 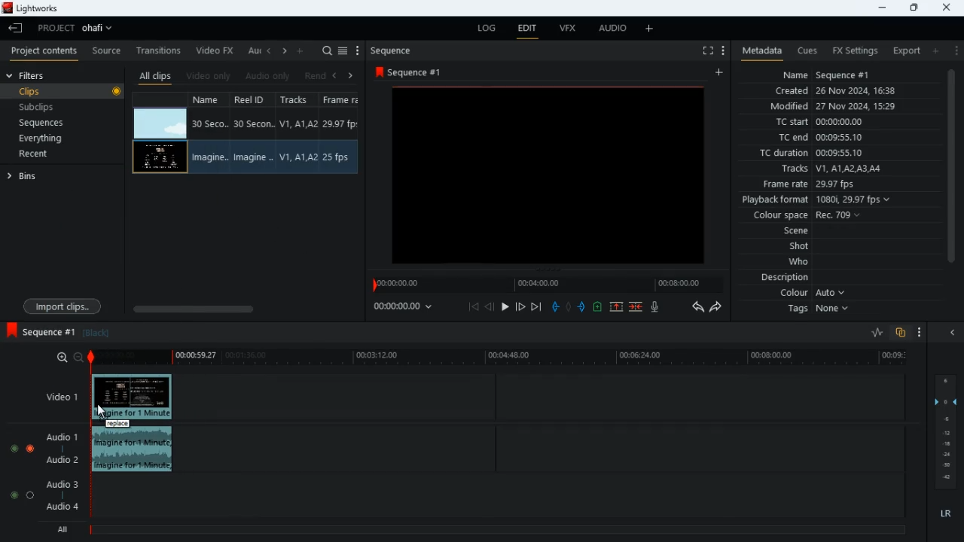 I want to click on front, so click(x=521, y=306).